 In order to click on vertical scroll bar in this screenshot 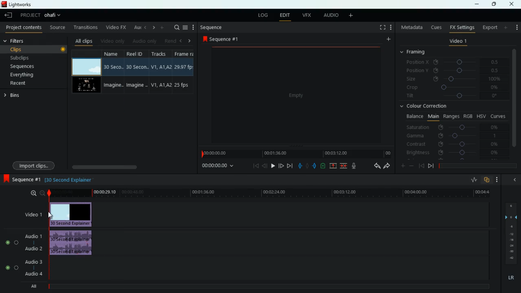, I will do `click(514, 97)`.